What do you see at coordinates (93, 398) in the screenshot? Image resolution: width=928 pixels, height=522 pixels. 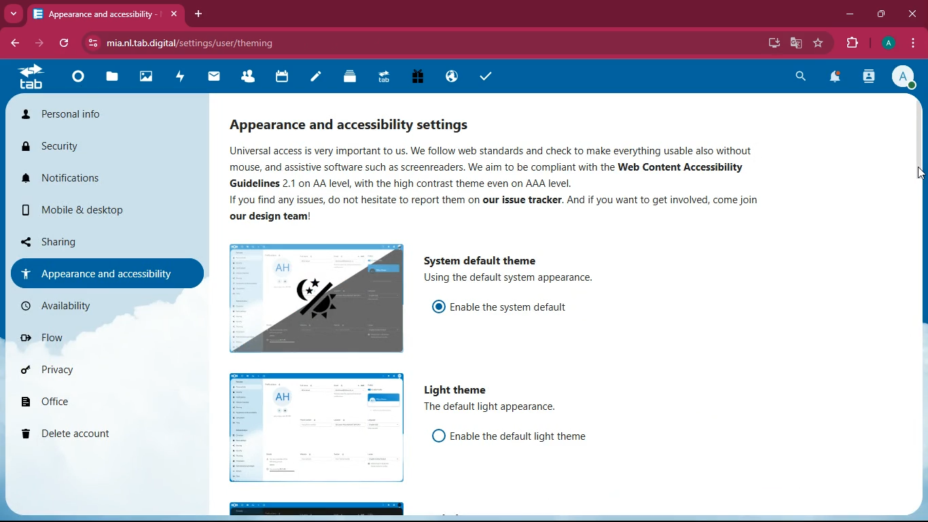 I see `office` at bounding box center [93, 398].